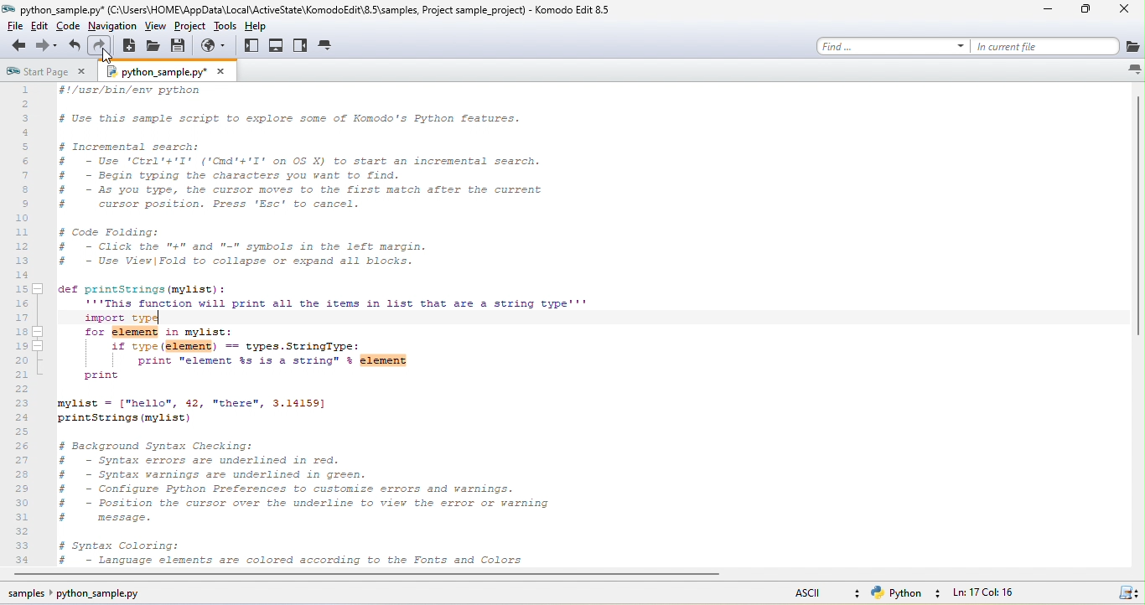  Describe the element at coordinates (110, 60) in the screenshot. I see `cursor movement` at that location.